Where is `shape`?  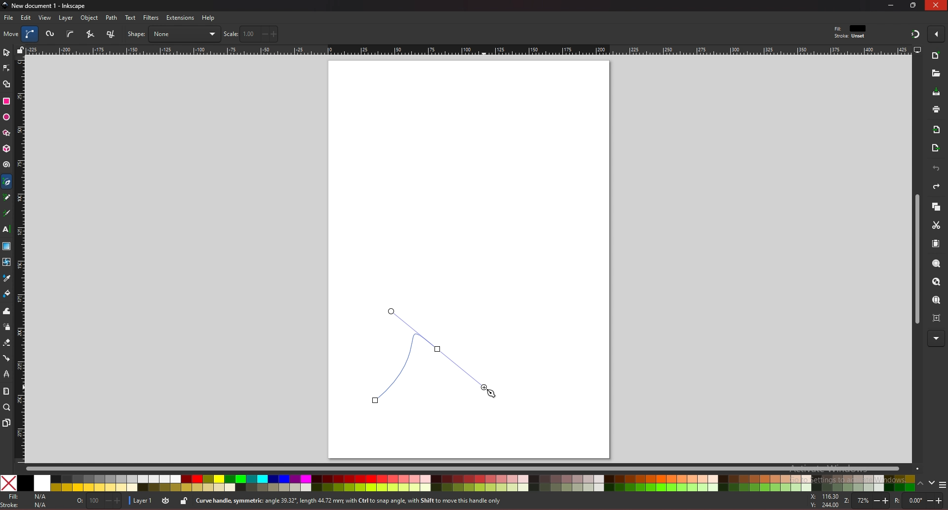 shape is located at coordinates (173, 34).